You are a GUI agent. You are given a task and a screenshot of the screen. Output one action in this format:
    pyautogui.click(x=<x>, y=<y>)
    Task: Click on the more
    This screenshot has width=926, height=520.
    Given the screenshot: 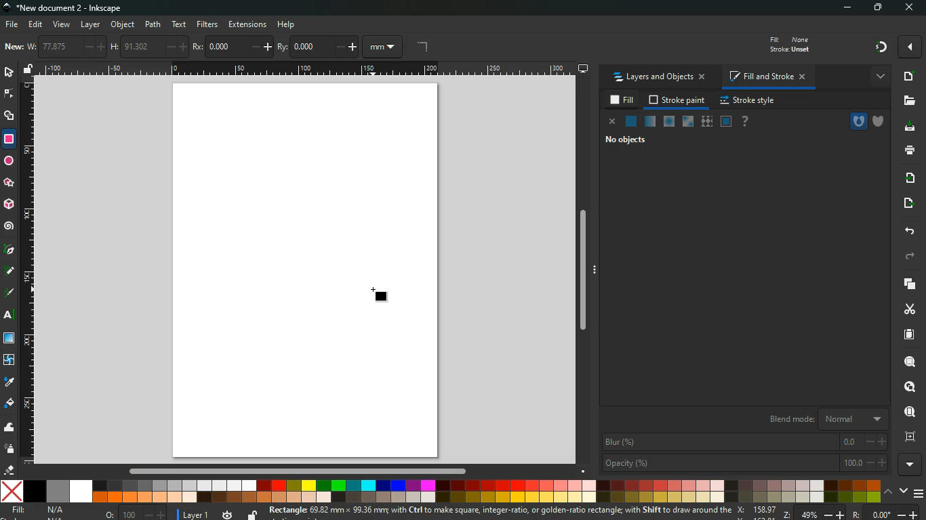 What is the action you would take?
    pyautogui.click(x=909, y=464)
    